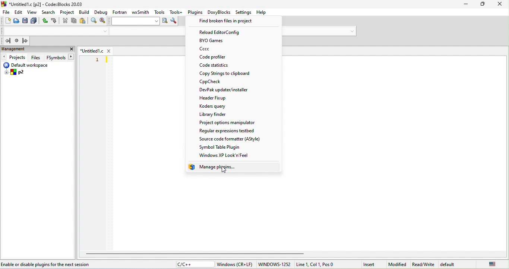 The width and height of the screenshot is (509, 269). I want to click on redo, so click(55, 21).